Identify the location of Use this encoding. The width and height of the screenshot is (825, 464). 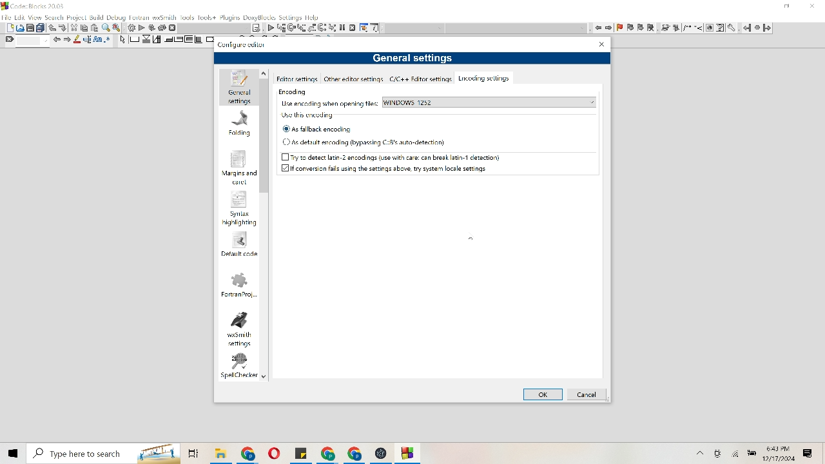
(308, 115).